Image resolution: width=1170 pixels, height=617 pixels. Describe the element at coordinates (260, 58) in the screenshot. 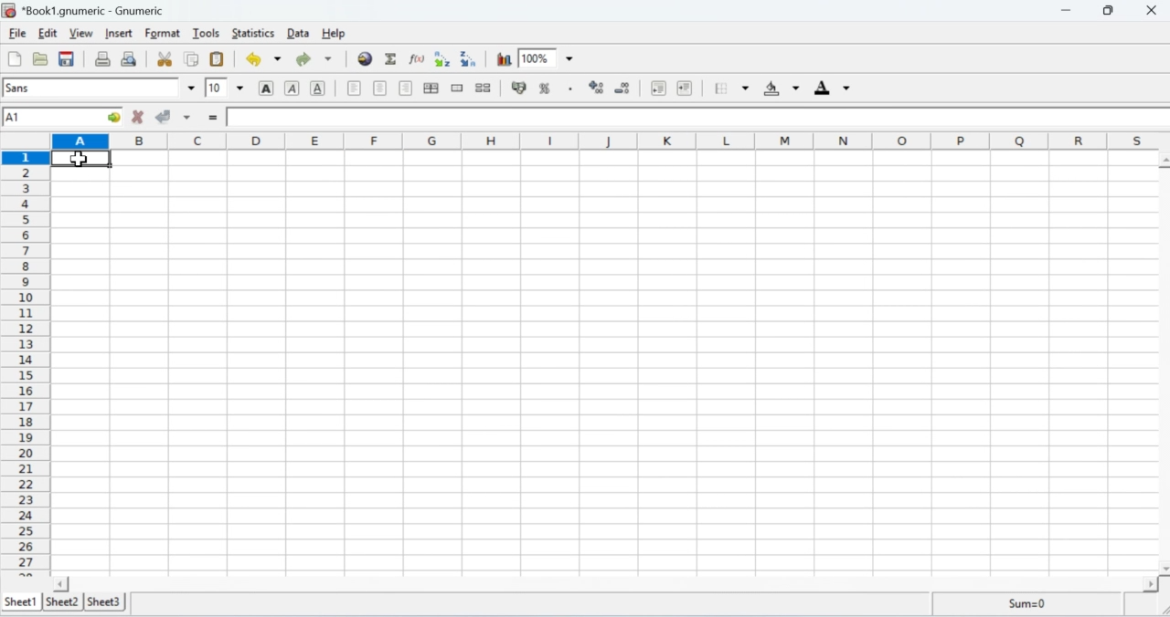

I see `Undo` at that location.